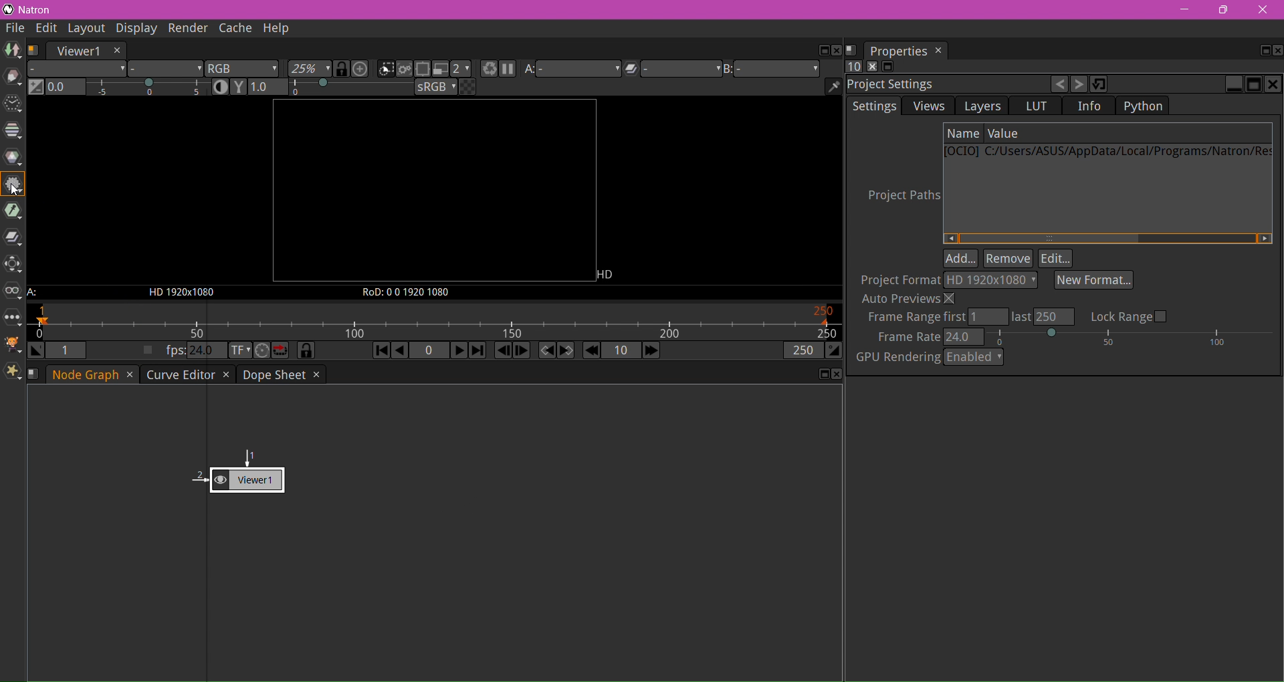 The height and width of the screenshot is (682, 1284). Describe the element at coordinates (179, 374) in the screenshot. I see `Curve Editor` at that location.